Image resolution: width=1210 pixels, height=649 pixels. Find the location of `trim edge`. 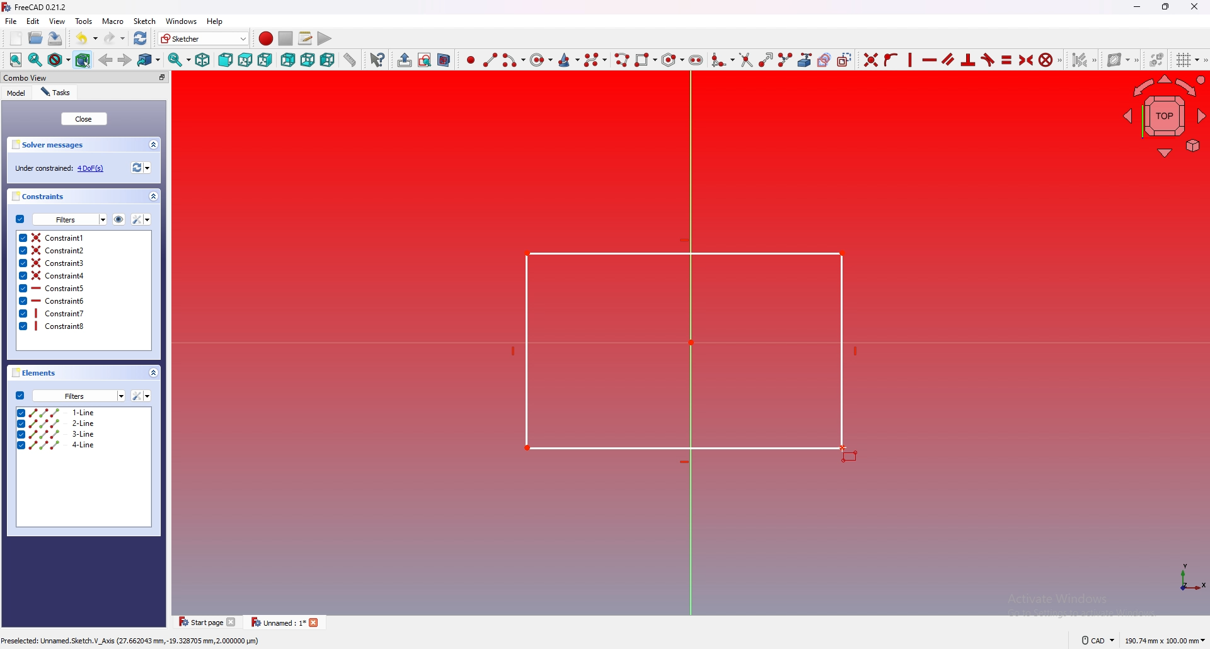

trim edge is located at coordinates (746, 60).